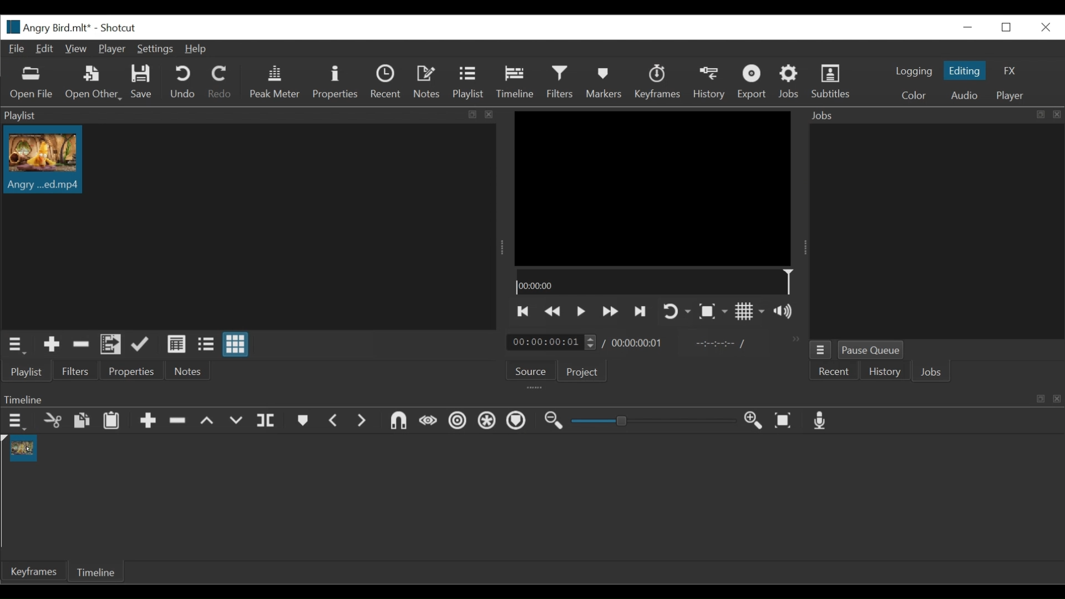  What do you see at coordinates (209, 421) in the screenshot?
I see `Lift` at bounding box center [209, 421].